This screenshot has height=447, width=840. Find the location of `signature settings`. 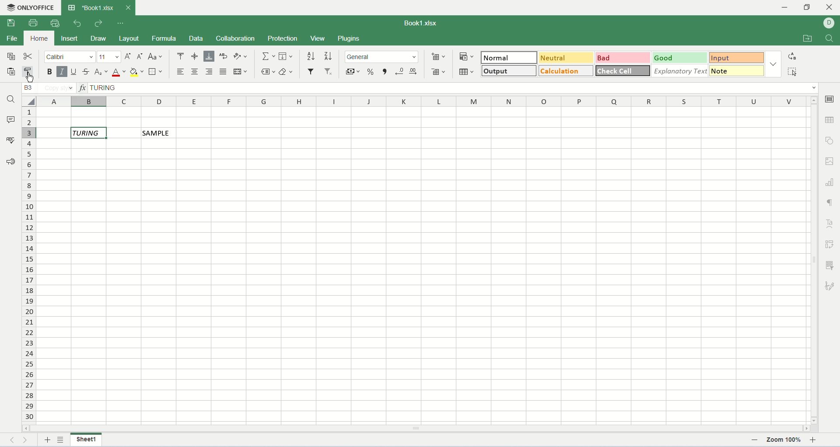

signature settings is located at coordinates (829, 286).